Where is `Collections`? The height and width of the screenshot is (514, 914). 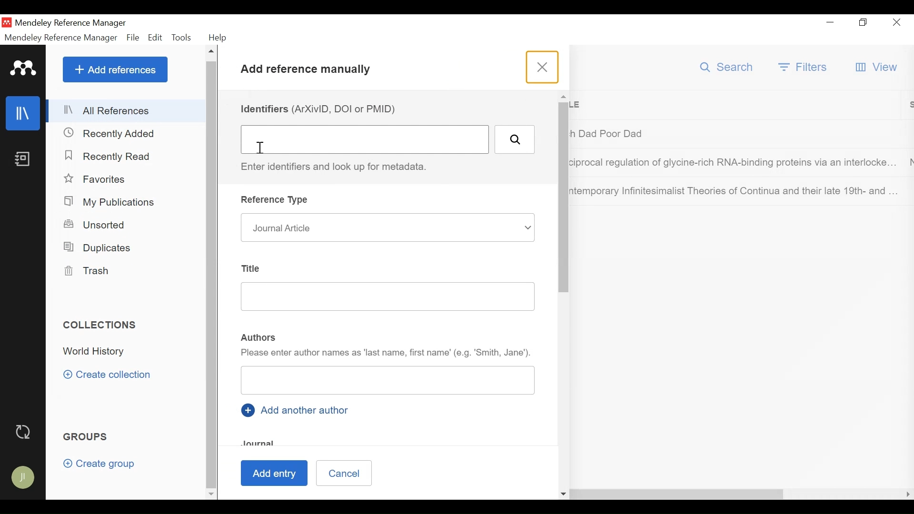 Collections is located at coordinates (101, 325).